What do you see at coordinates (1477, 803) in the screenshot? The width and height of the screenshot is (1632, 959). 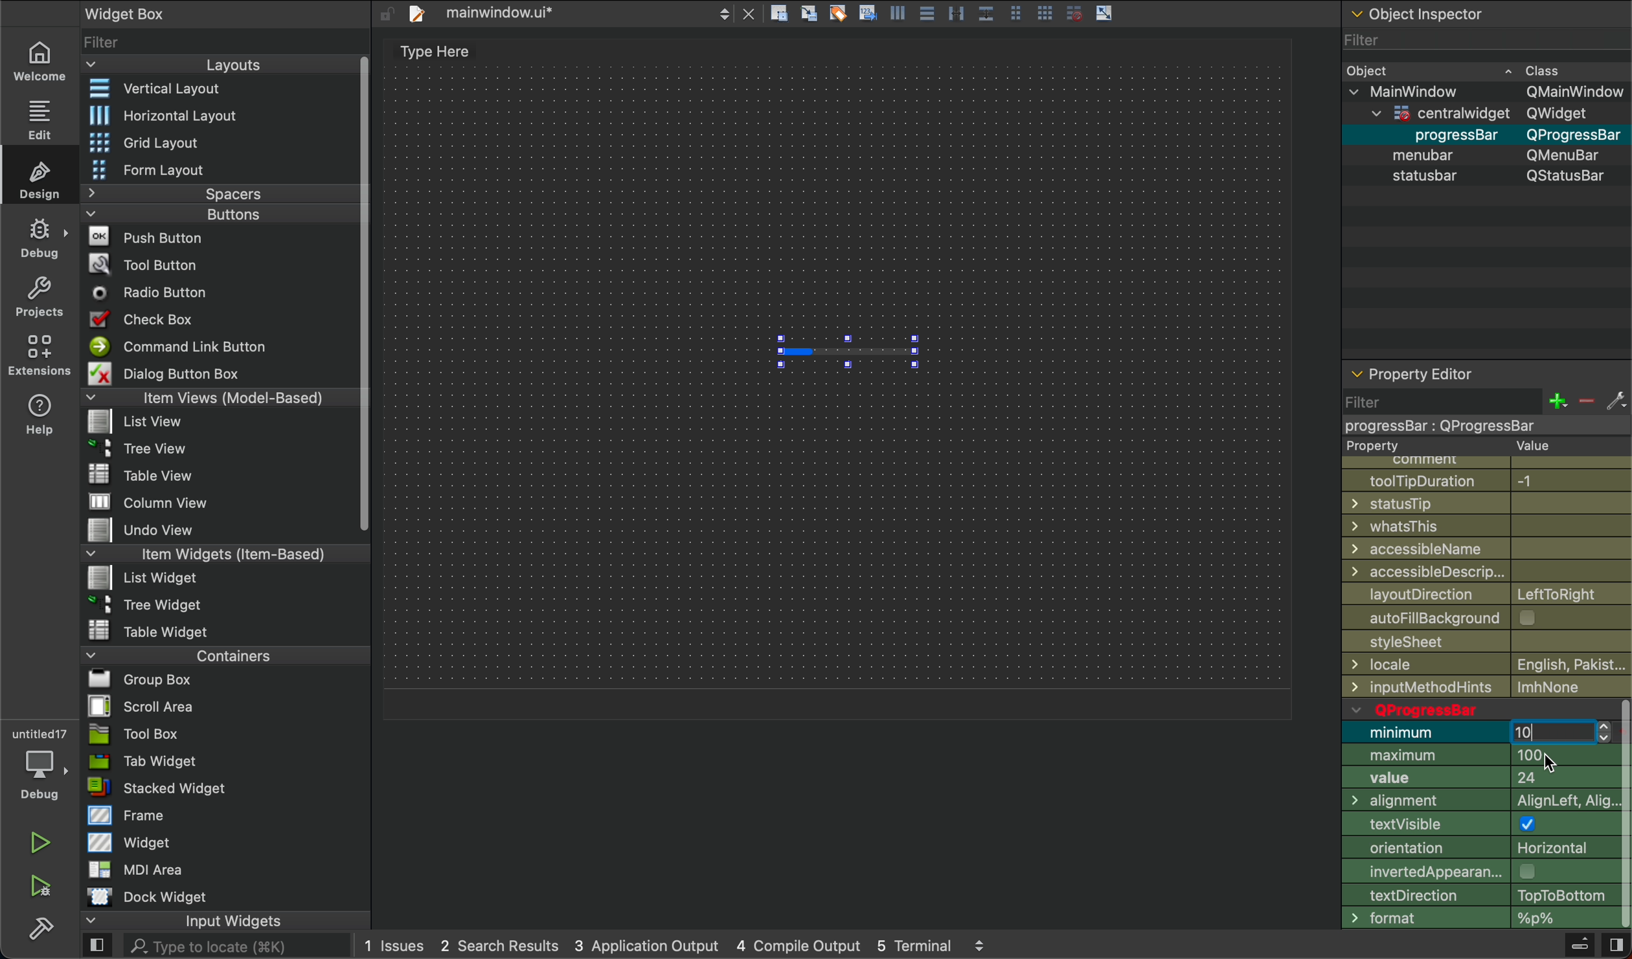 I see `Alignment` at bounding box center [1477, 803].